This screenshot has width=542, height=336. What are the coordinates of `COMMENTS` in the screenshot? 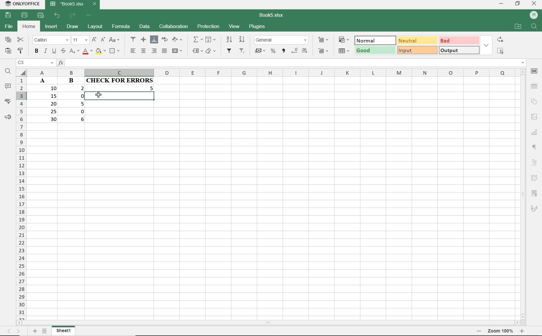 It's located at (7, 86).